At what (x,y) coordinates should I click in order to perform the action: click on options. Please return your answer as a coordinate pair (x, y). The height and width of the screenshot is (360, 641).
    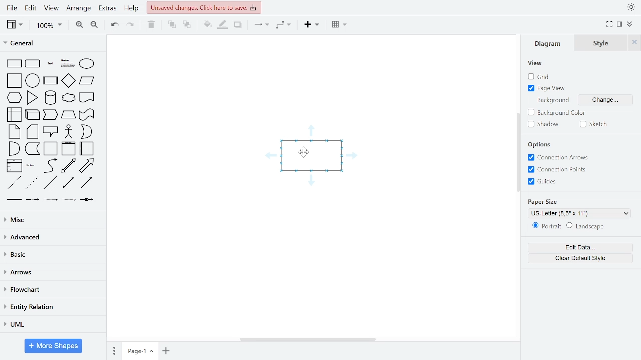
    Looking at the image, I should click on (541, 145).